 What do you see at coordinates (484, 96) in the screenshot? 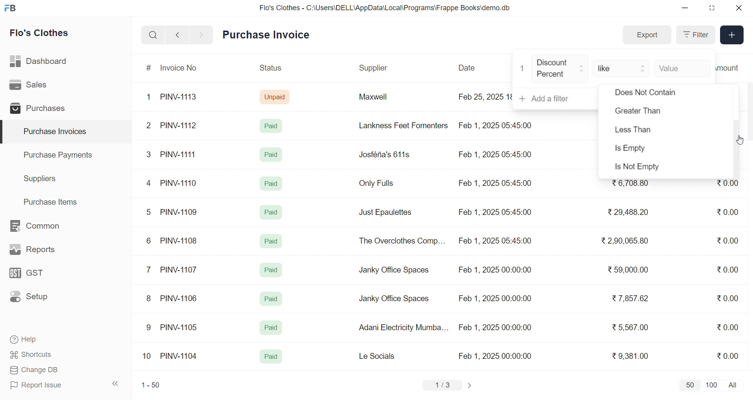
I see `Feb 25, 2025 18:16:25` at bounding box center [484, 96].